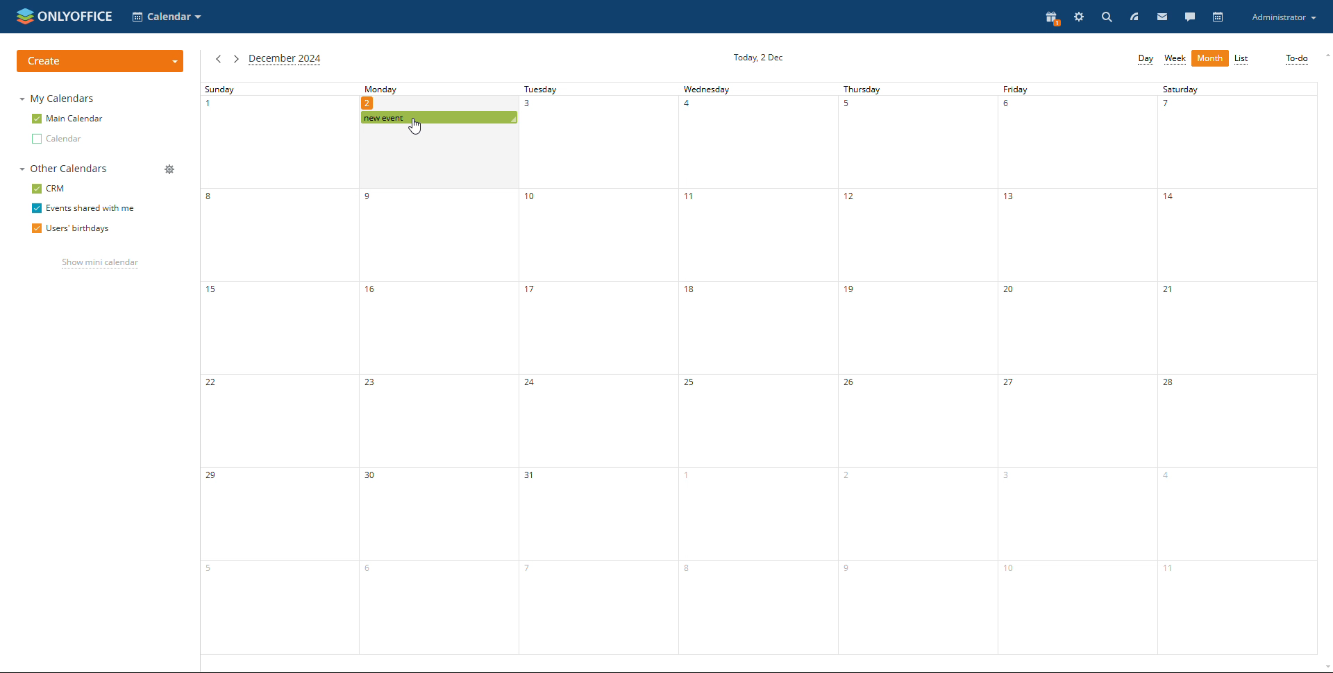  Describe the element at coordinates (439, 368) in the screenshot. I see `monday` at that location.